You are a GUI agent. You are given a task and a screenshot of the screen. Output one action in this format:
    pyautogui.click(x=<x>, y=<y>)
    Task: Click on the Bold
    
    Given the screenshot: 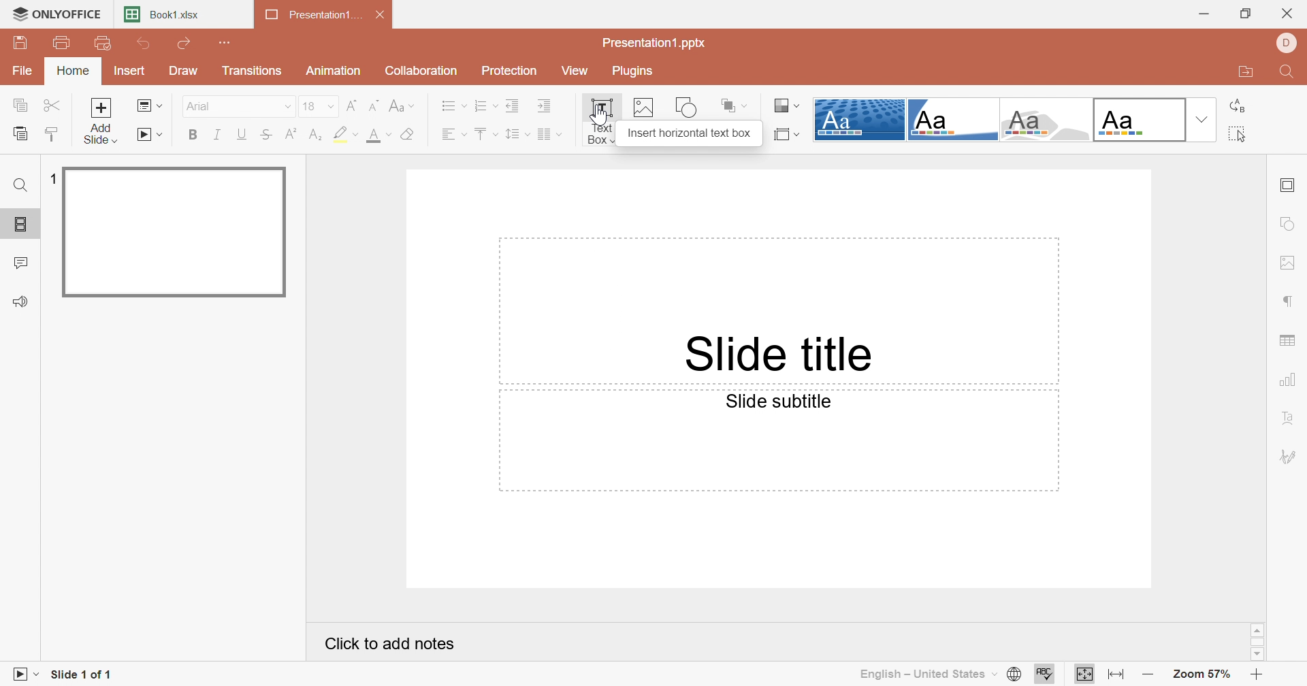 What is the action you would take?
    pyautogui.click(x=193, y=135)
    